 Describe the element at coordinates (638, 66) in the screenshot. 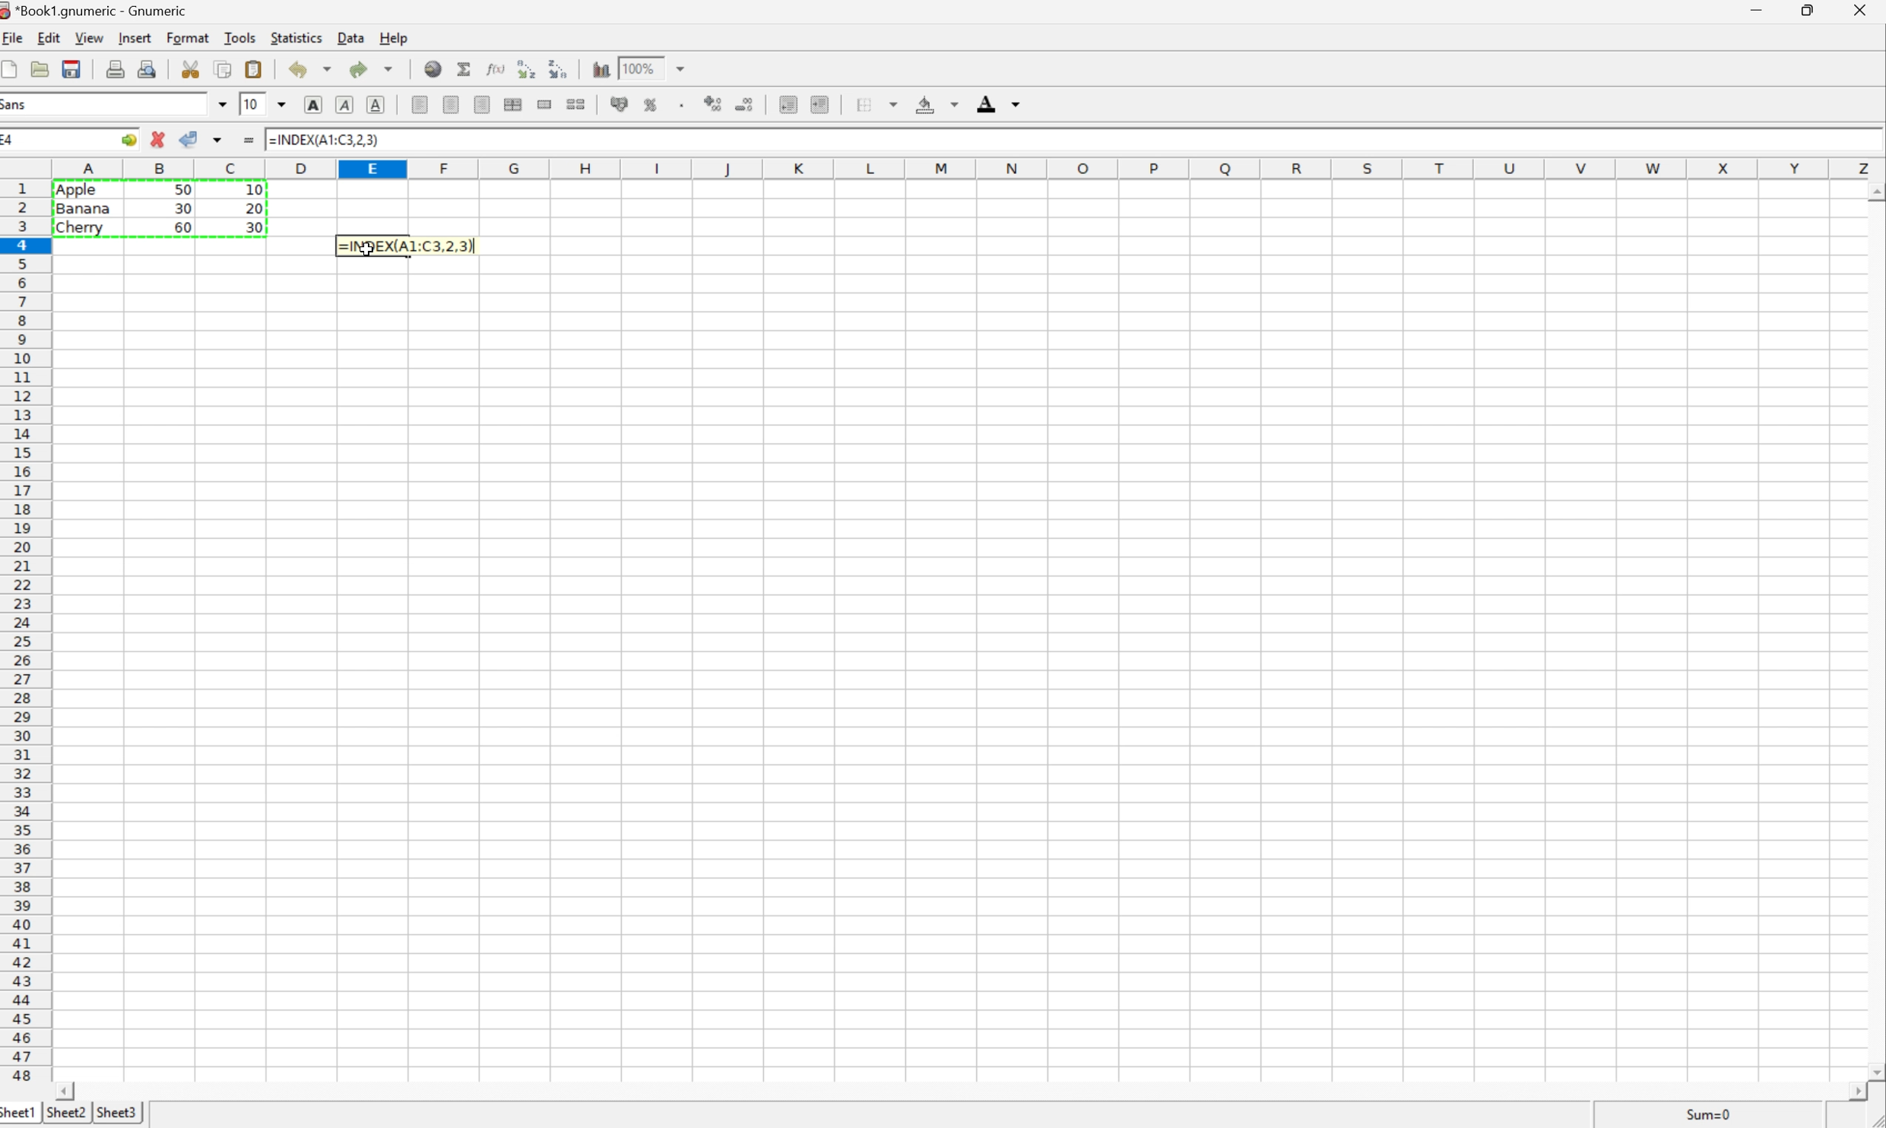

I see `100%` at that location.